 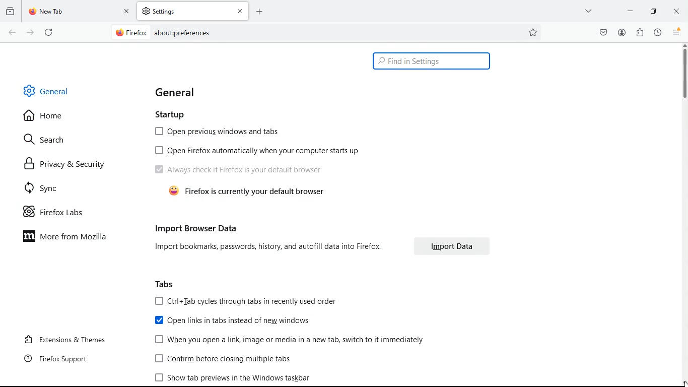 What do you see at coordinates (222, 359) in the screenshot?
I see `[J Confirm before closing multiple tabs` at bounding box center [222, 359].